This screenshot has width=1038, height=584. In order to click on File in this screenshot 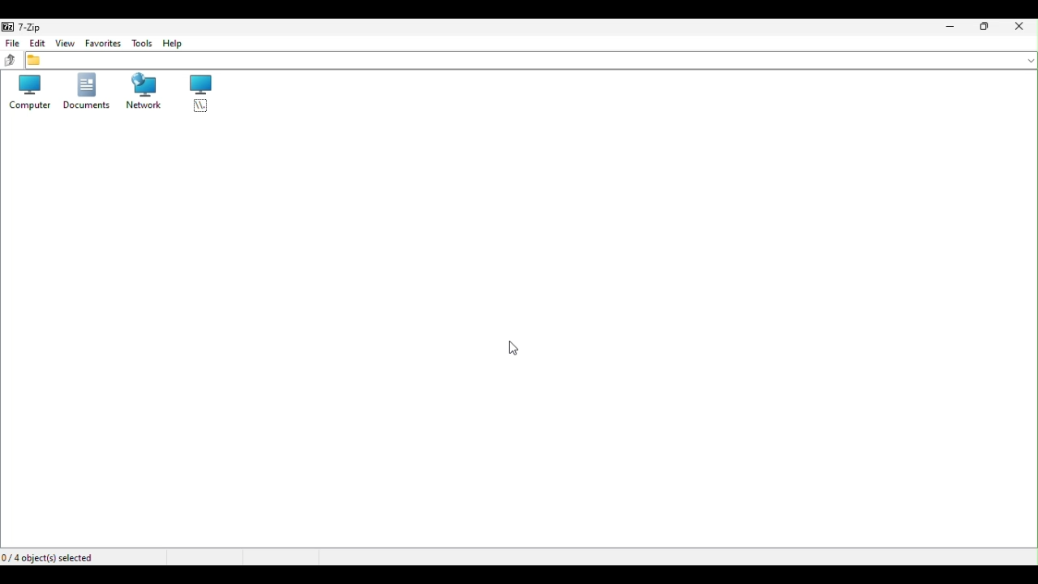, I will do `click(11, 42)`.